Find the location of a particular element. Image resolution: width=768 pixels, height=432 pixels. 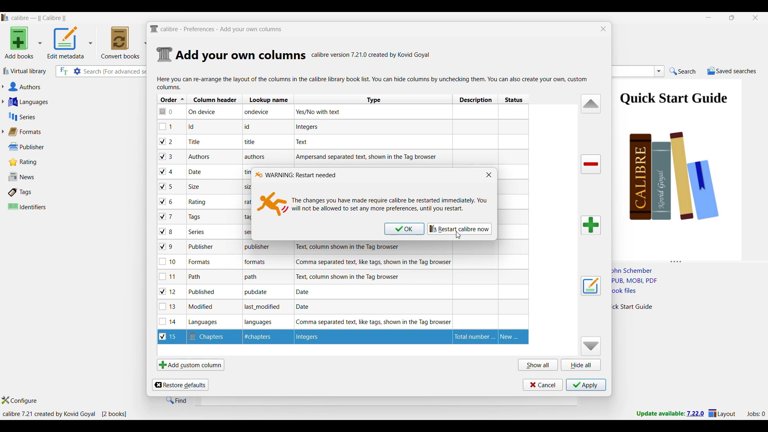

Restart later is located at coordinates (404, 229).